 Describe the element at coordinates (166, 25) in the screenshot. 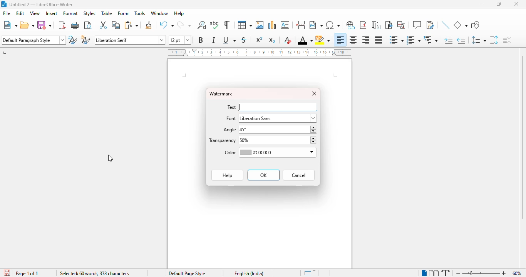

I see `undo` at that location.